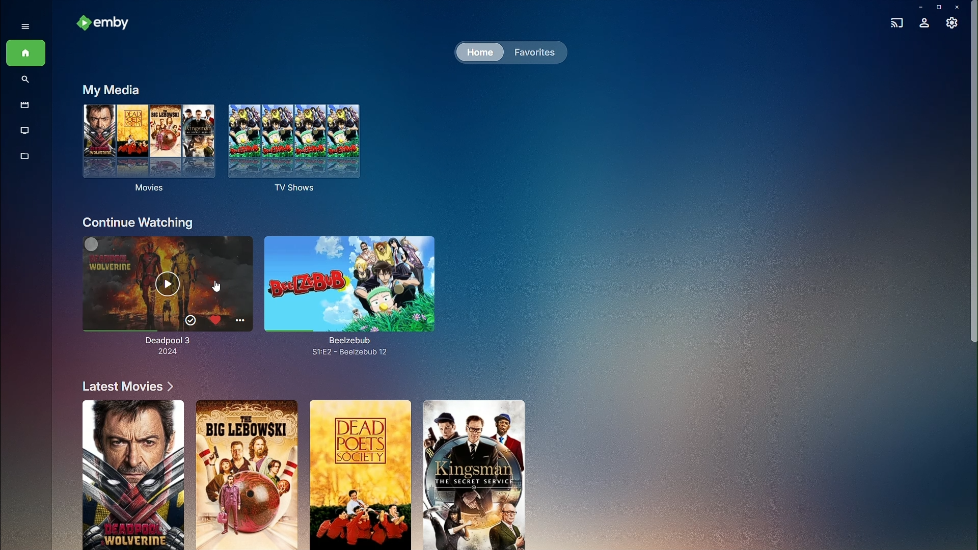  I want to click on Restore, so click(937, 6).